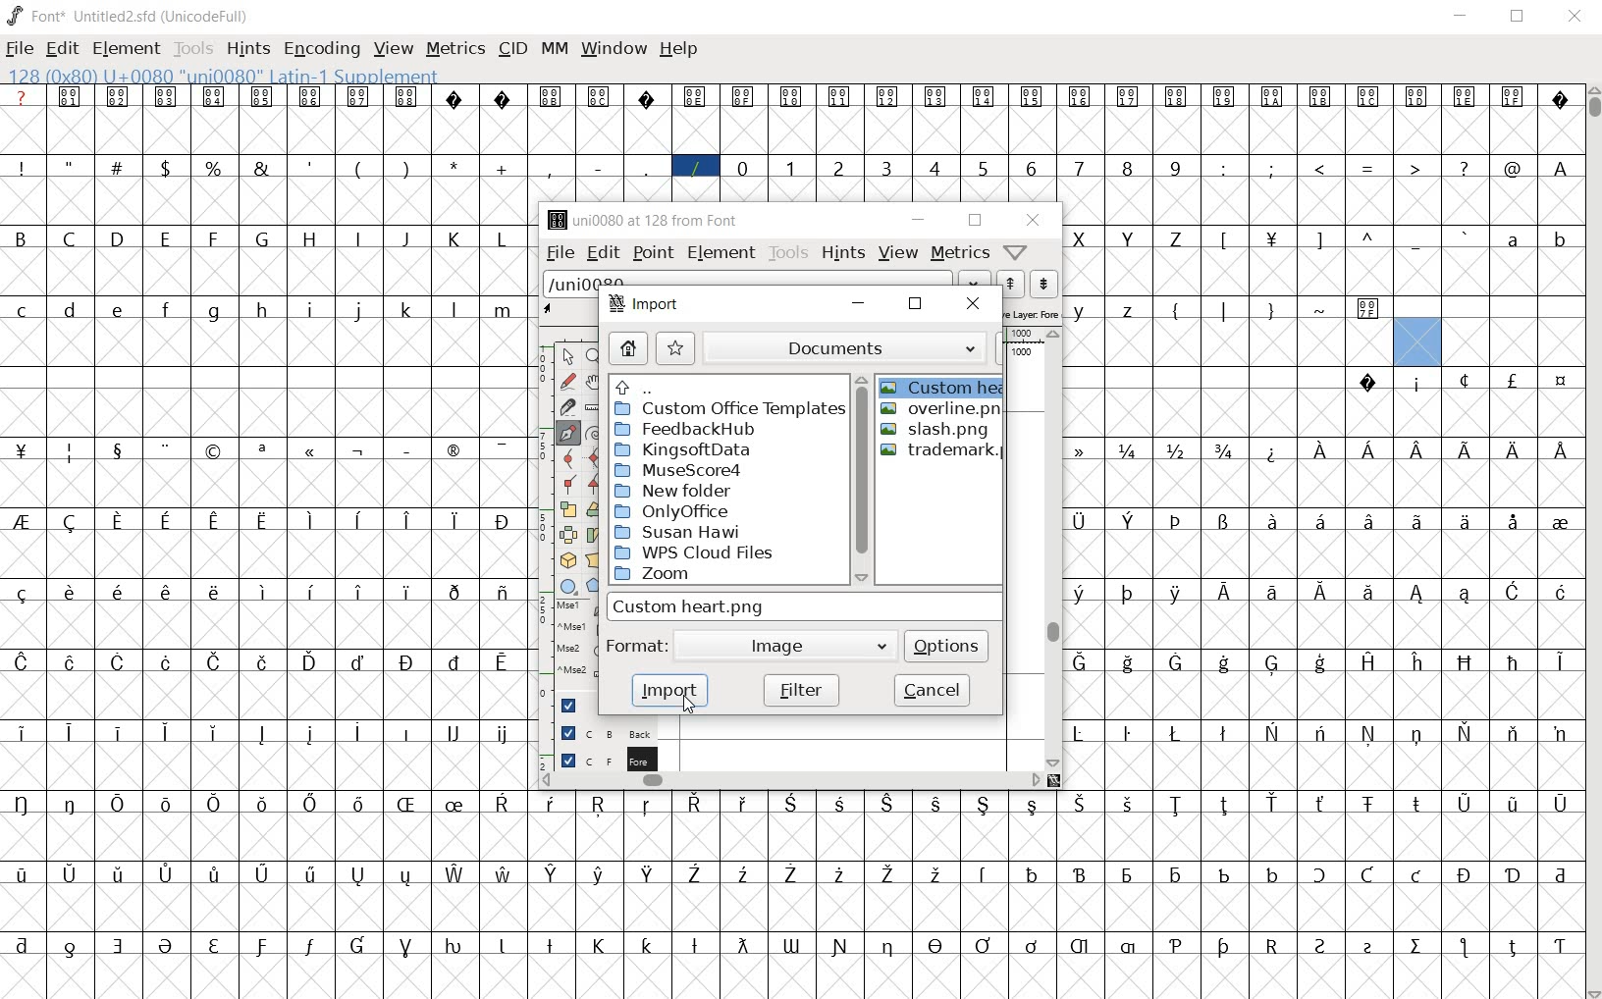 This screenshot has width=1602, height=999. What do you see at coordinates (455, 47) in the screenshot?
I see `METRICS` at bounding box center [455, 47].